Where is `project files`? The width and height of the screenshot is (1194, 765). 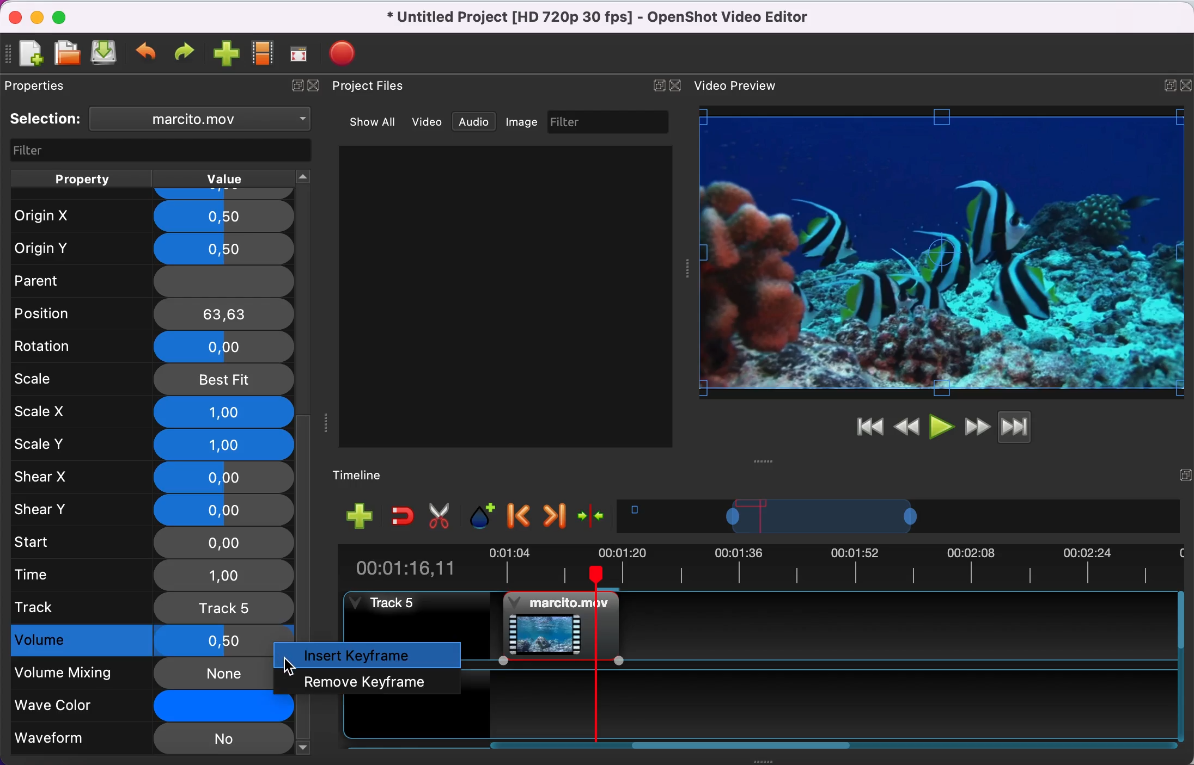 project files is located at coordinates (379, 87).